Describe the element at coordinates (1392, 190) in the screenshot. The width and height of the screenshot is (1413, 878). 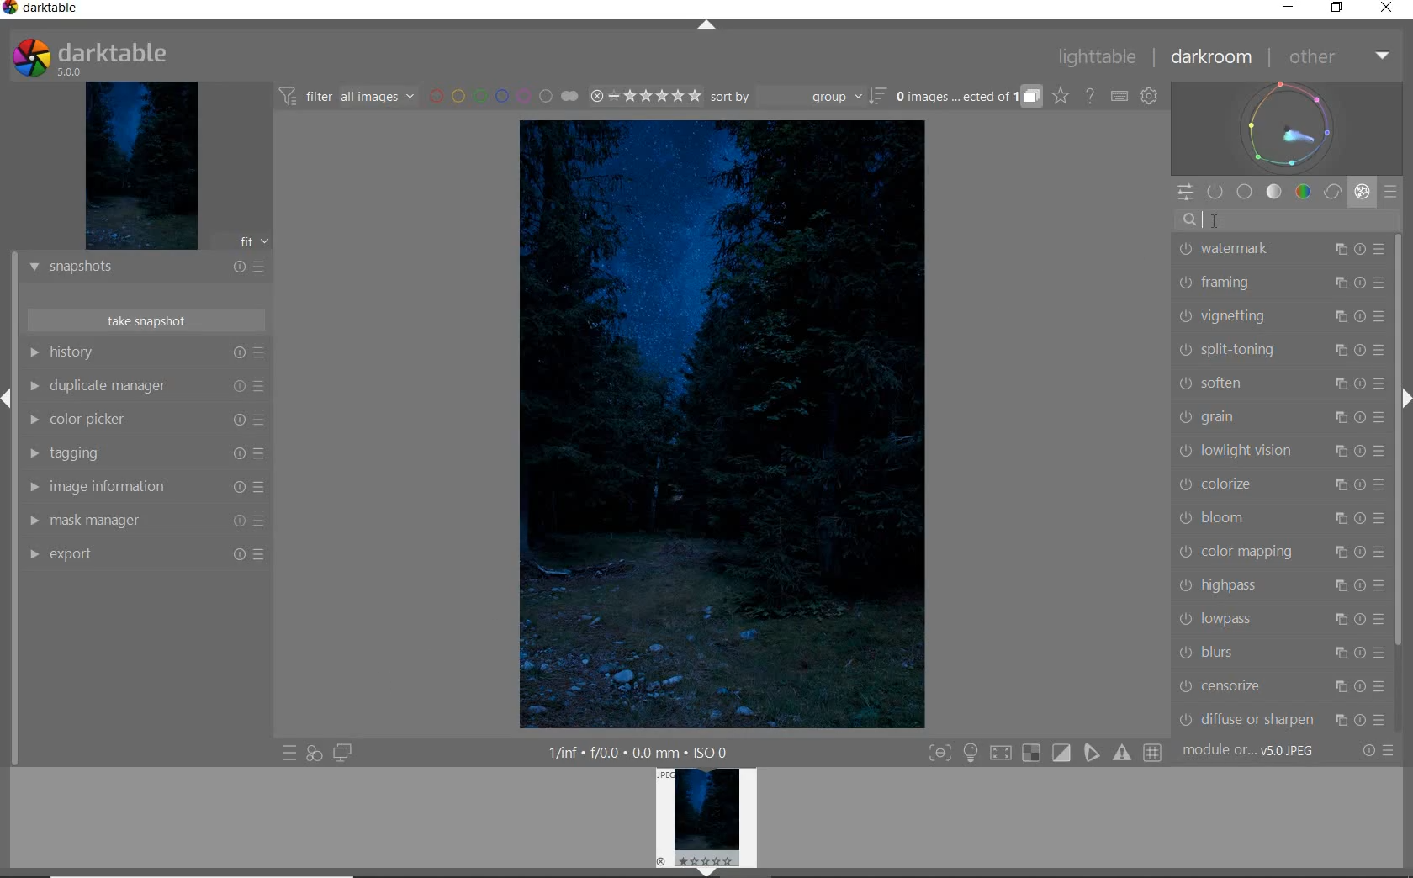
I see `PRESETS` at that location.